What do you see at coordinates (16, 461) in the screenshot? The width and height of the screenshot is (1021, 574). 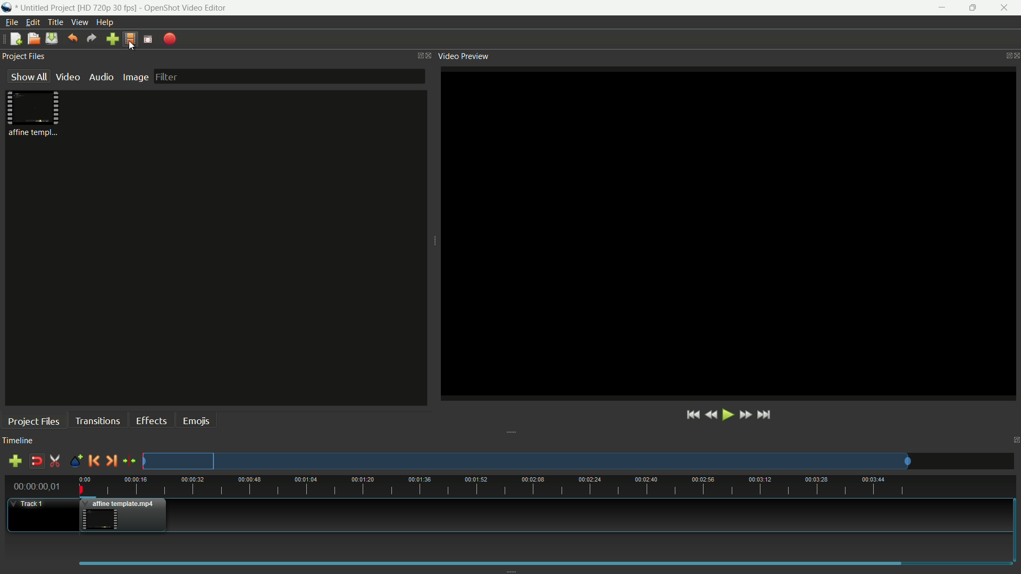 I see `add track` at bounding box center [16, 461].